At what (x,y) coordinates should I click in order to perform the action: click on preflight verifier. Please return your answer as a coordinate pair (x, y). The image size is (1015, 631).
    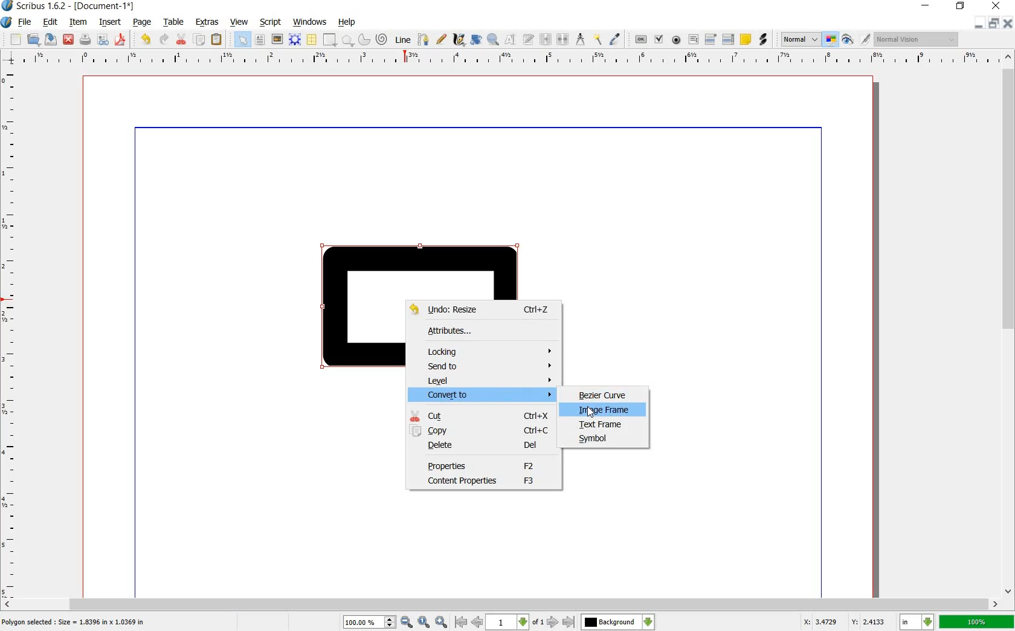
    Looking at the image, I should click on (102, 40).